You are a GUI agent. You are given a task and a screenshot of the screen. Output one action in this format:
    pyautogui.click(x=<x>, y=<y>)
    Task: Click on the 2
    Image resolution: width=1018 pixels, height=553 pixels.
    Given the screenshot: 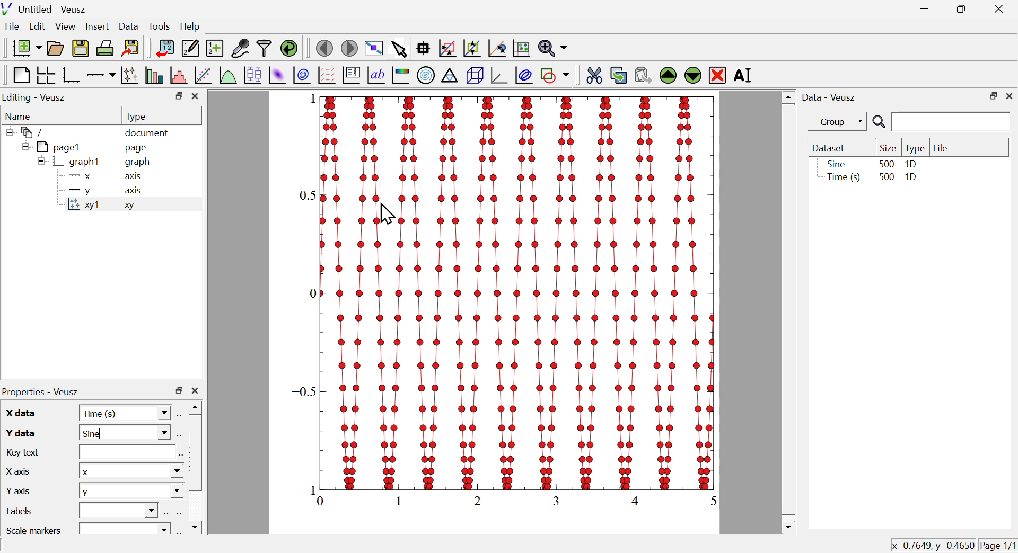 What is the action you would take?
    pyautogui.click(x=479, y=500)
    